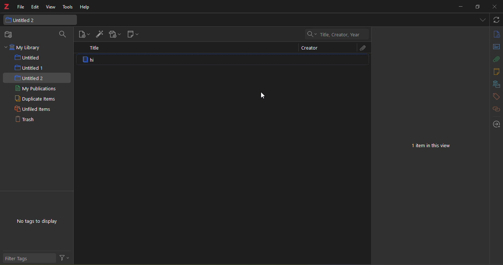 This screenshot has width=503, height=265. I want to click on tags, so click(495, 97).